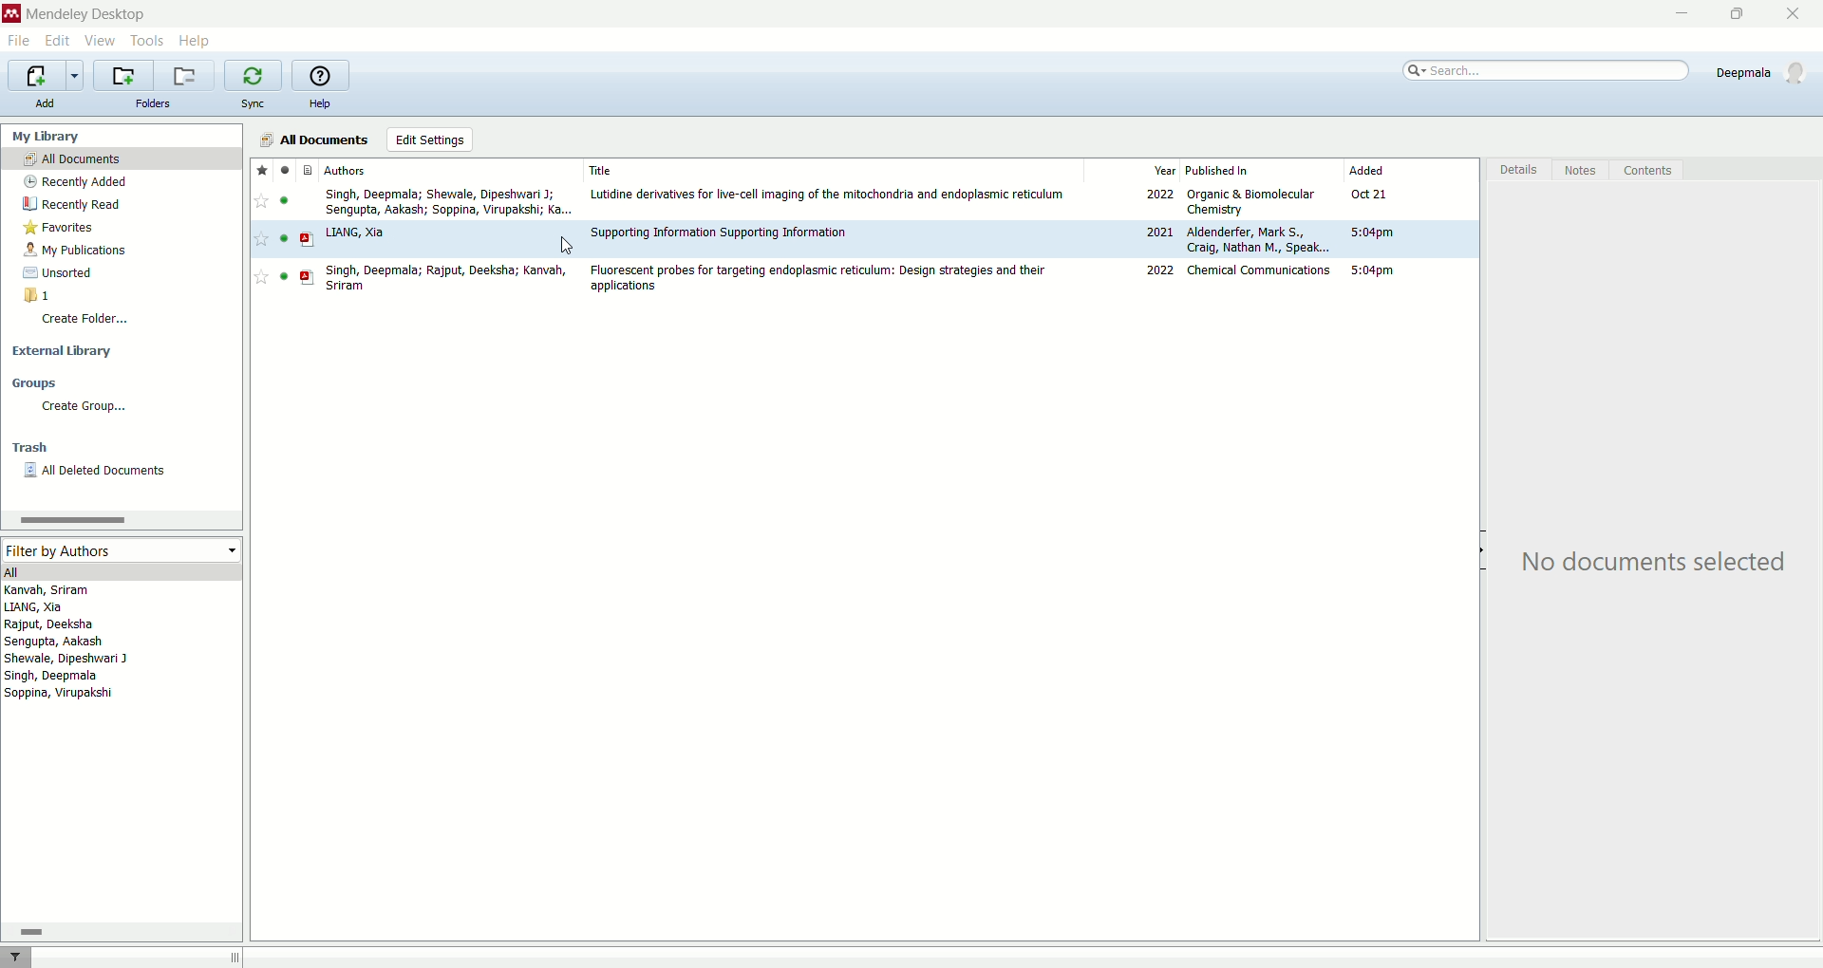 Image resolution: width=1823 pixels, height=968 pixels. I want to click on online help guide for mendeley, so click(321, 74).